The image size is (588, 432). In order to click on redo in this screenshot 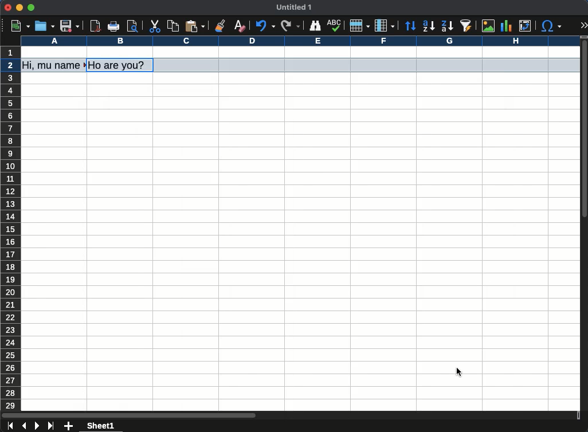, I will do `click(291, 26)`.